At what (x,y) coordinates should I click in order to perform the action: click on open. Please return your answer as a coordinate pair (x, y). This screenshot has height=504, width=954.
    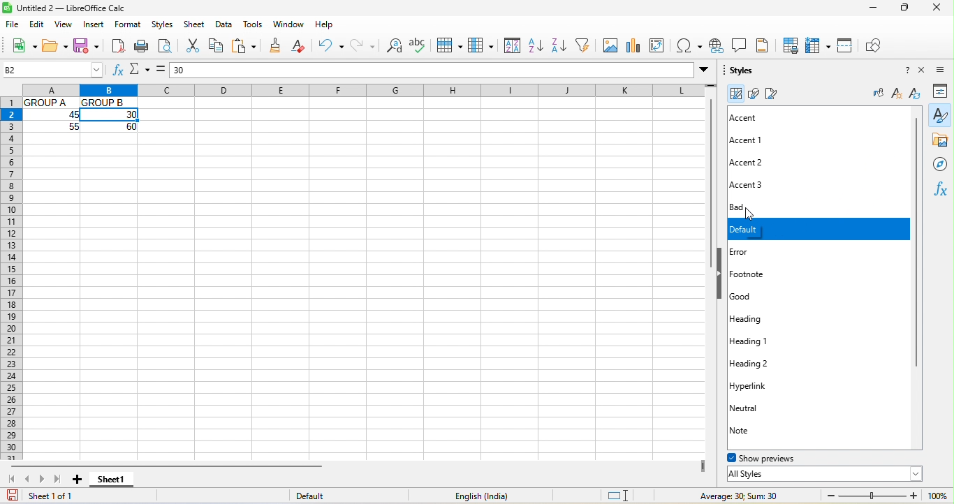
    Looking at the image, I should click on (55, 45).